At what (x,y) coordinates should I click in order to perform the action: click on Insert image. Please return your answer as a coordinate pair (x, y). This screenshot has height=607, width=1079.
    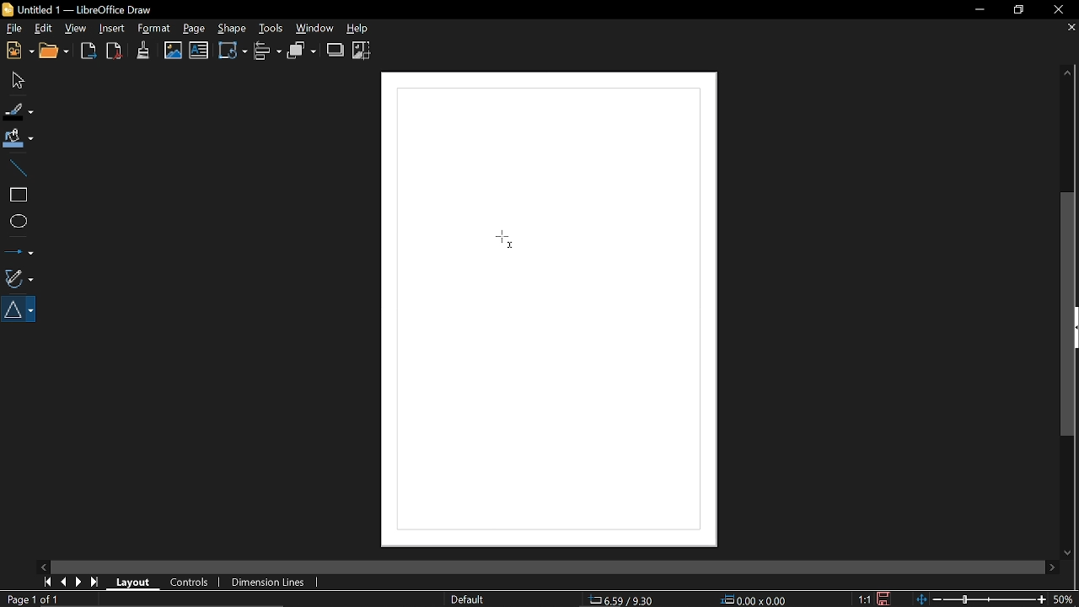
    Looking at the image, I should click on (199, 51).